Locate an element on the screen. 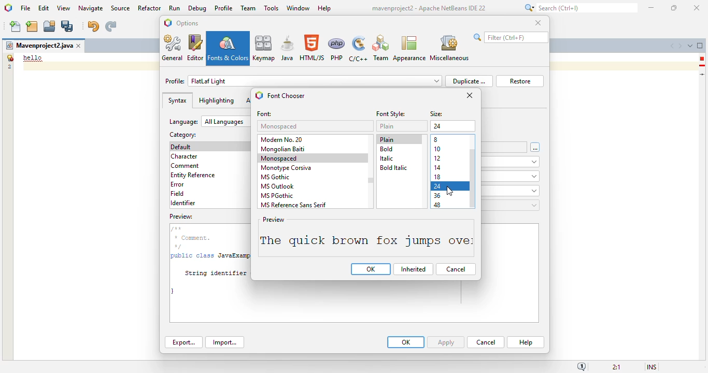 The width and height of the screenshot is (708, 373). save all is located at coordinates (67, 26).